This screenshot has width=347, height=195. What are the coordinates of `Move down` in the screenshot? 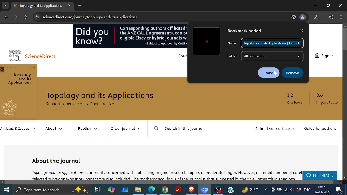 It's located at (345, 178).